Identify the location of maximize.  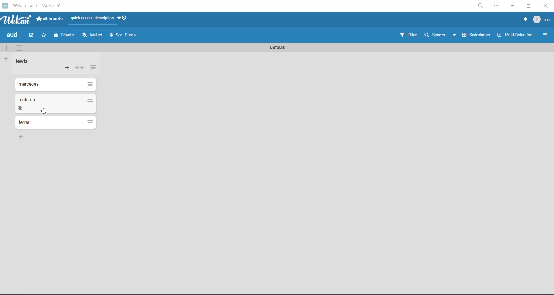
(531, 5).